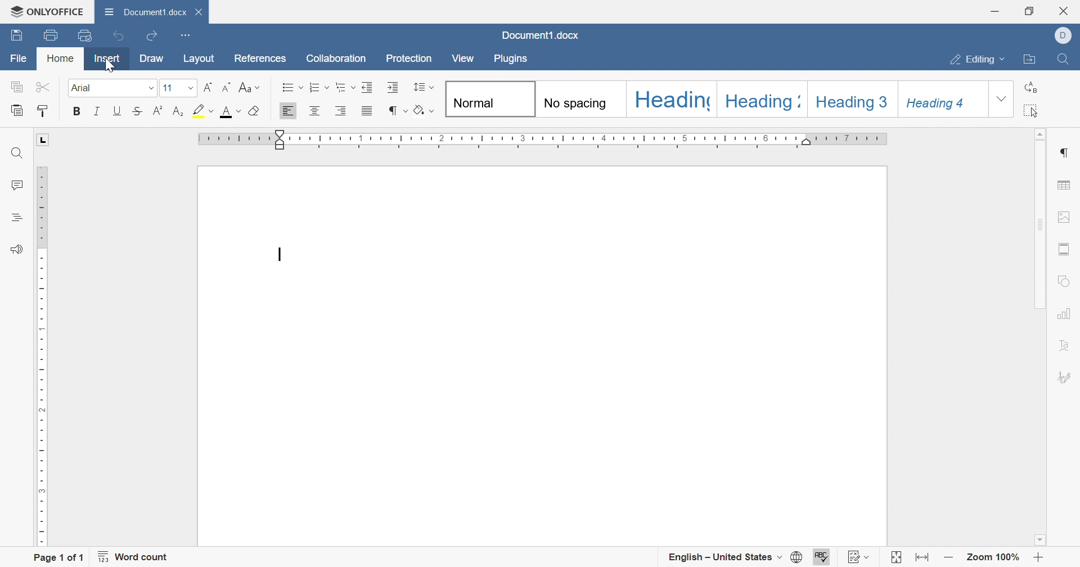 Image resolution: width=1080 pixels, height=567 pixels. Describe the element at coordinates (13, 249) in the screenshot. I see `Feedback & Support` at that location.